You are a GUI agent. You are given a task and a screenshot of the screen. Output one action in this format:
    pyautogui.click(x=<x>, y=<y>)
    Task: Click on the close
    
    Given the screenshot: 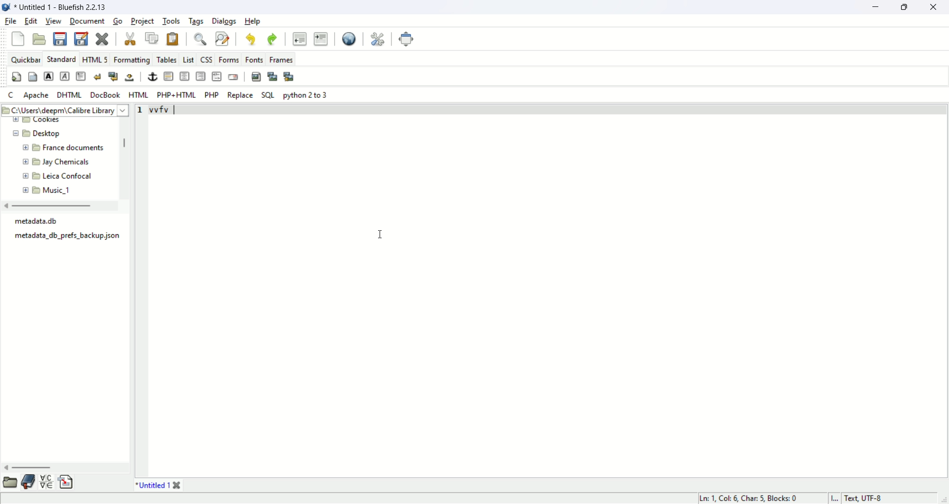 What is the action you would take?
    pyautogui.click(x=102, y=38)
    